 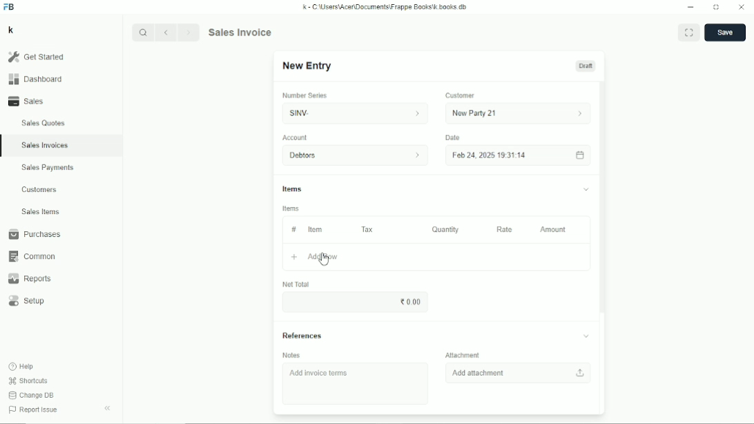 What do you see at coordinates (29, 279) in the screenshot?
I see `Reports` at bounding box center [29, 279].